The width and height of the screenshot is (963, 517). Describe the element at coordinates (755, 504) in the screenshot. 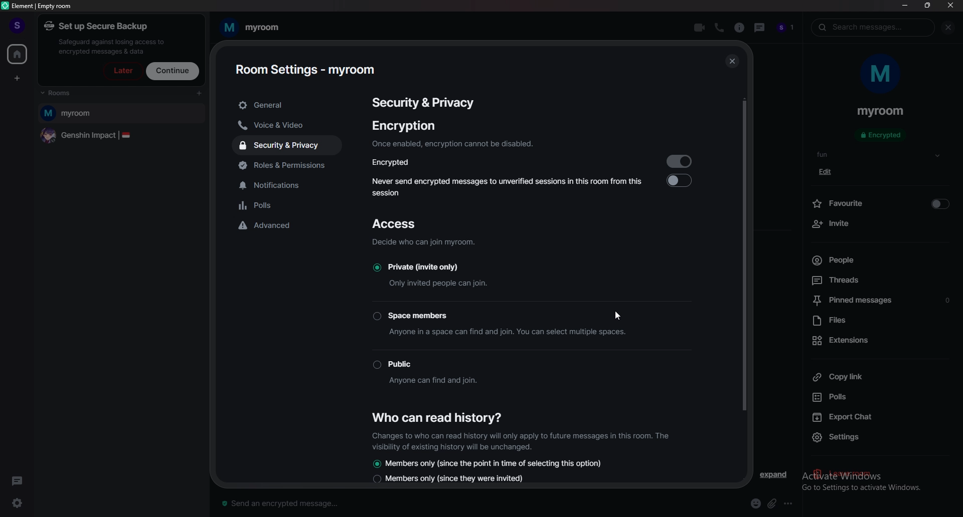

I see `emoji` at that location.